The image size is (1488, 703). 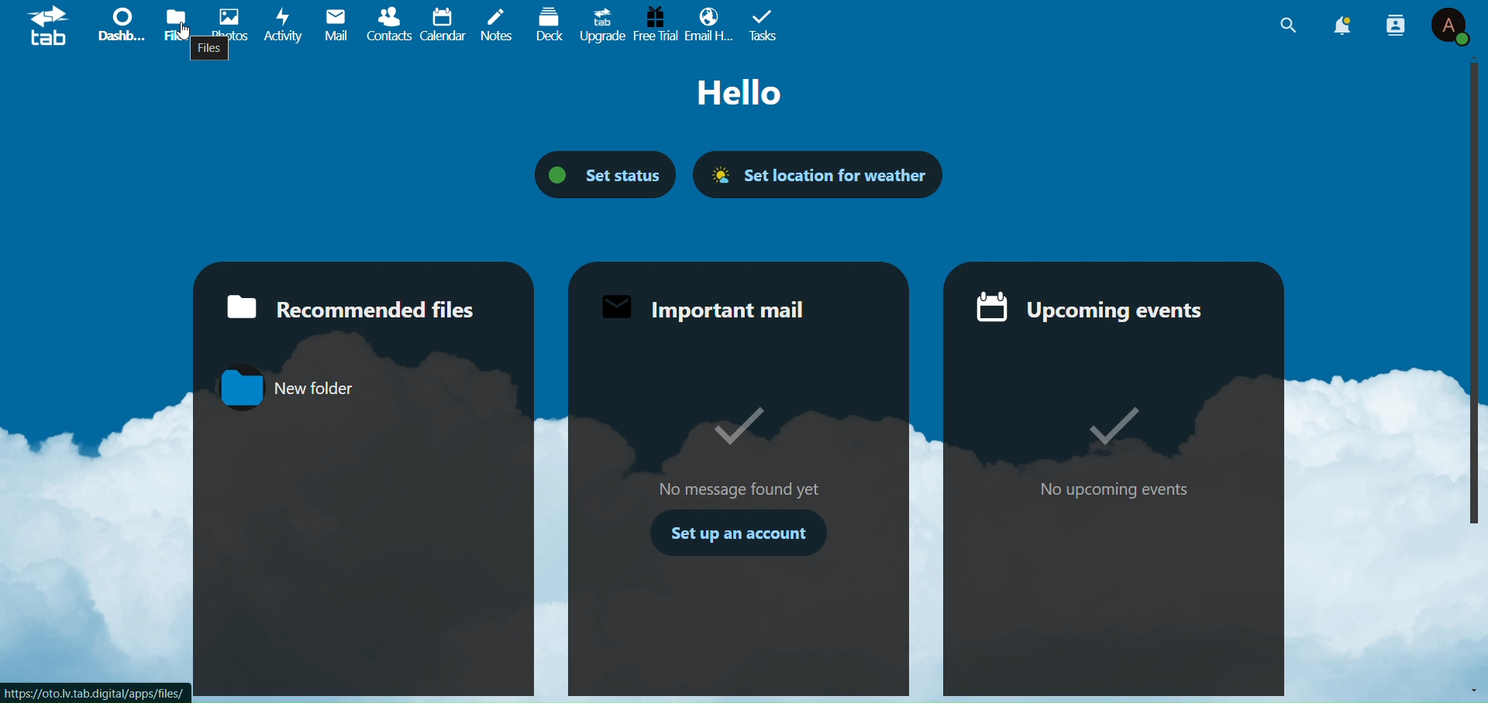 What do you see at coordinates (747, 94) in the screenshot?
I see `ext` at bounding box center [747, 94].